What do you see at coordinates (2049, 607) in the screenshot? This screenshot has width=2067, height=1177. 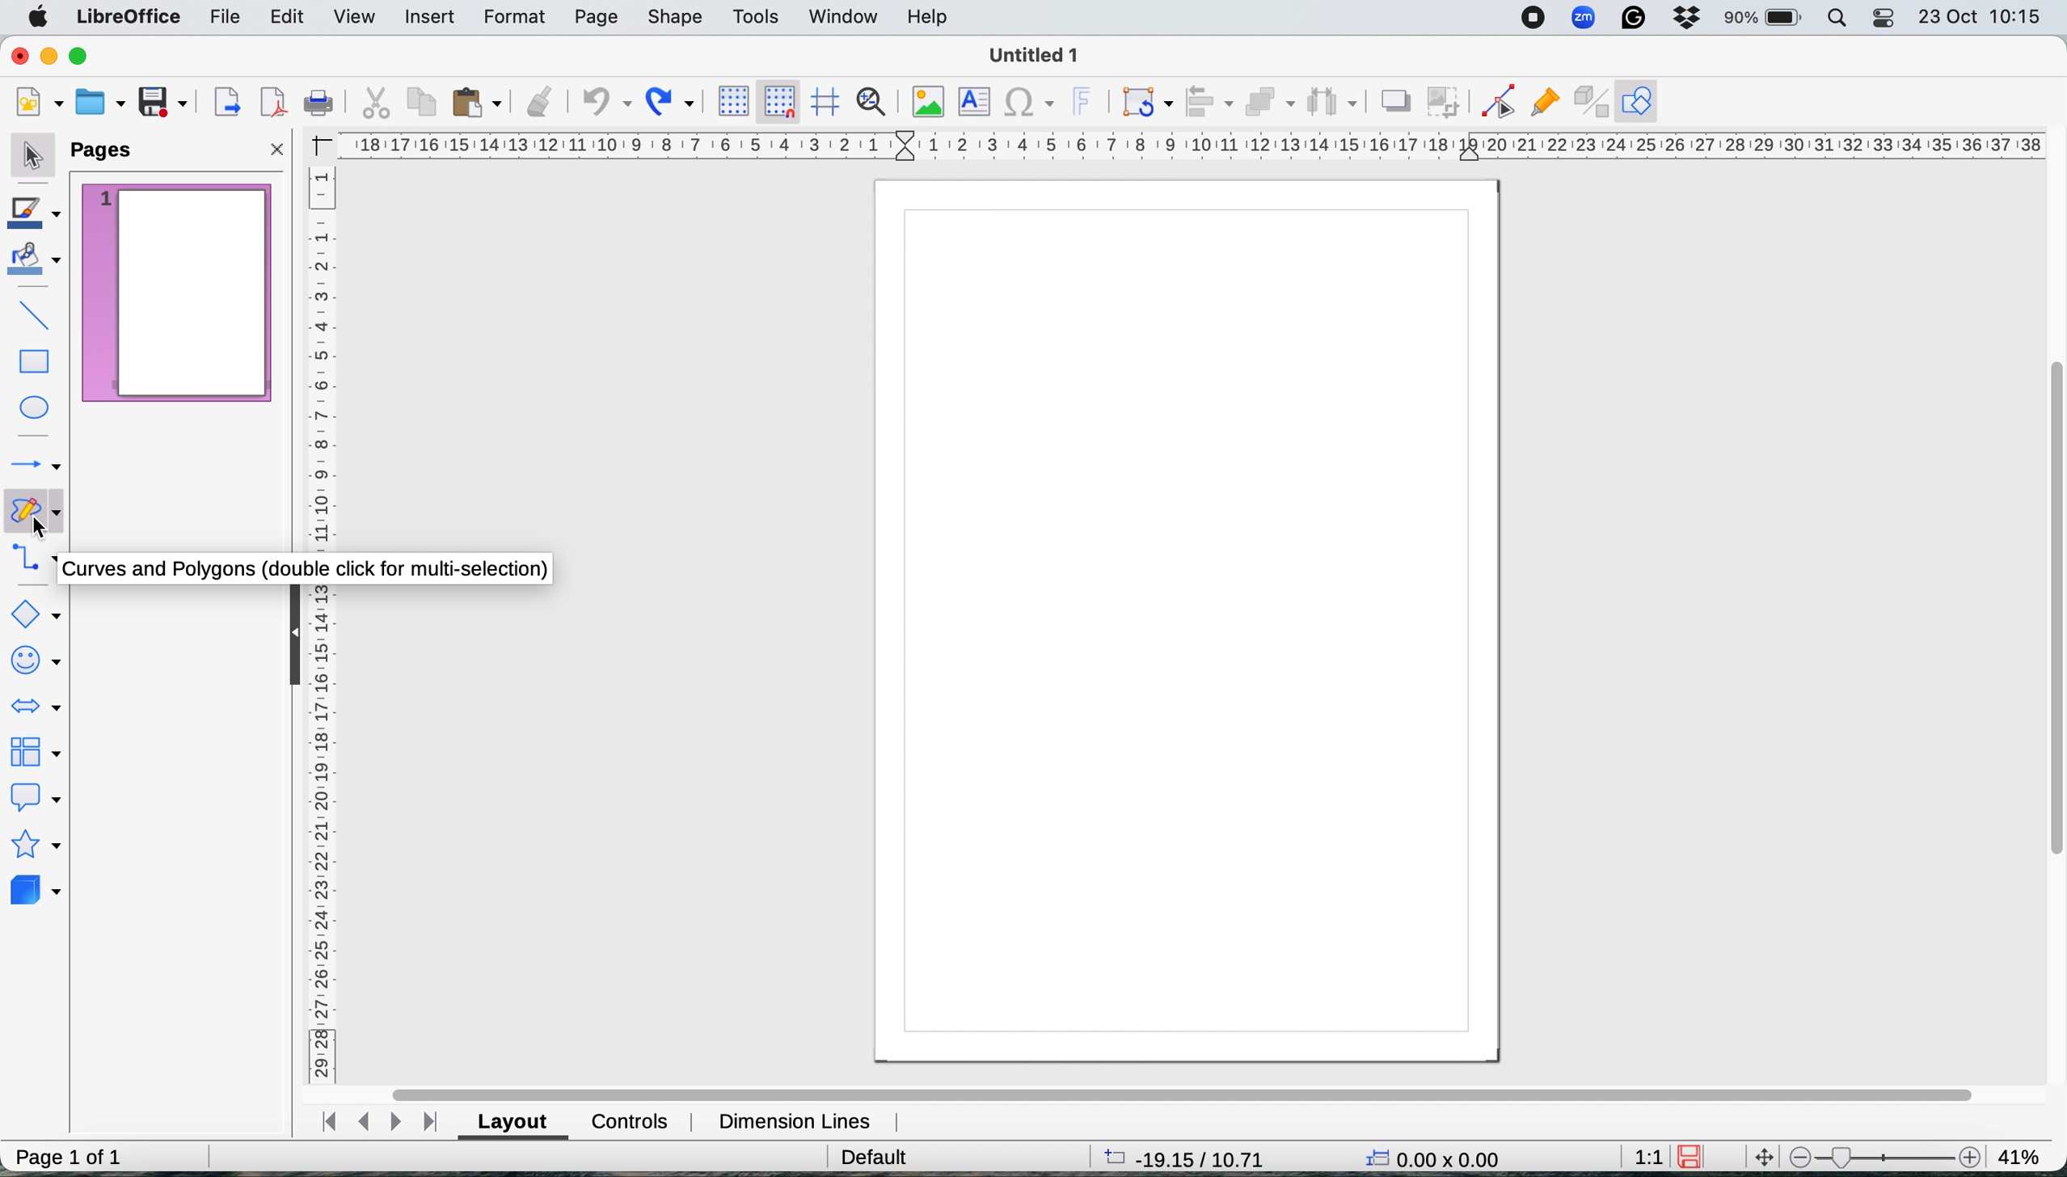 I see `vertical scroll bar` at bounding box center [2049, 607].